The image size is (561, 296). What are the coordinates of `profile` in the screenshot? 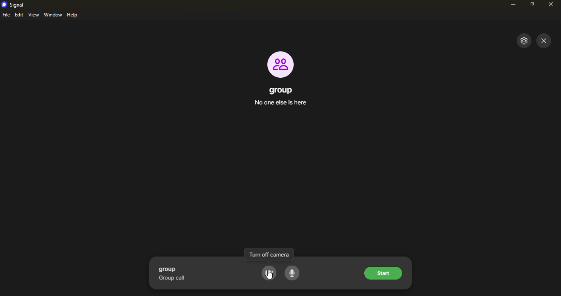 It's located at (280, 65).